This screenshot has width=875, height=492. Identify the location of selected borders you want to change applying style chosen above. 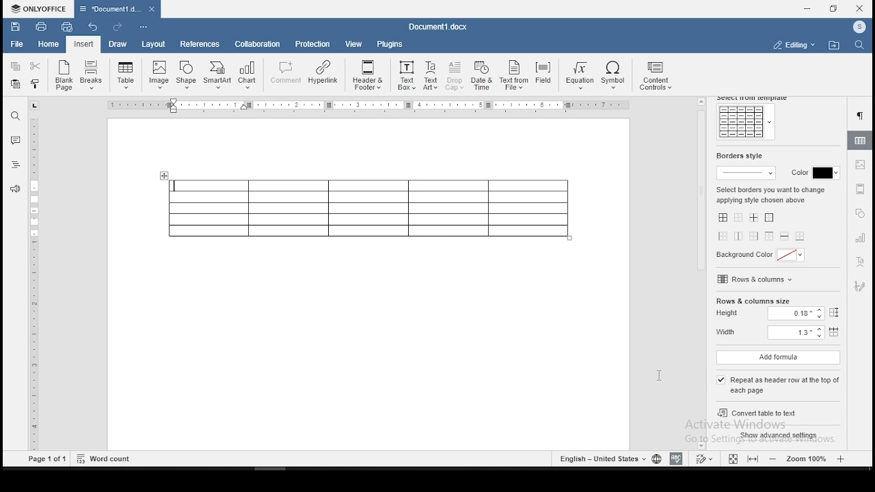
(771, 193).